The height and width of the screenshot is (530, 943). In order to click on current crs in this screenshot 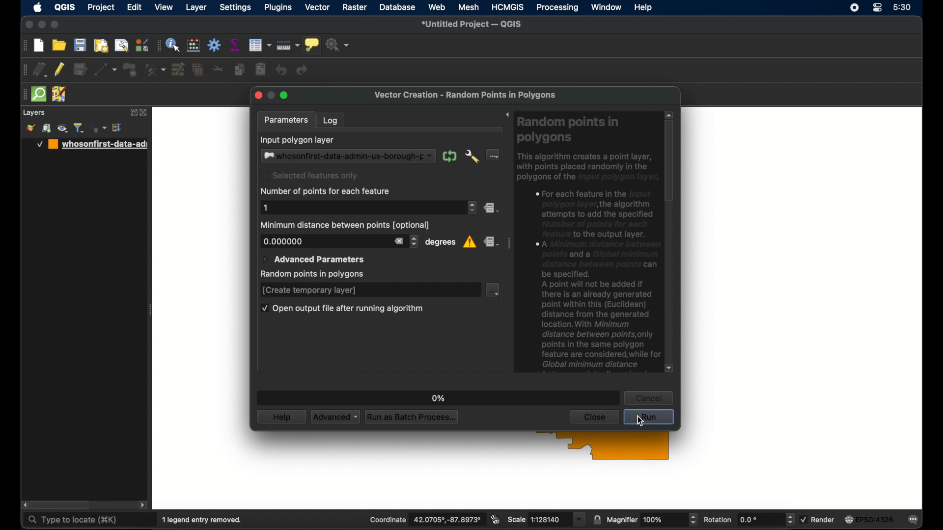, I will do `click(869, 520)`.